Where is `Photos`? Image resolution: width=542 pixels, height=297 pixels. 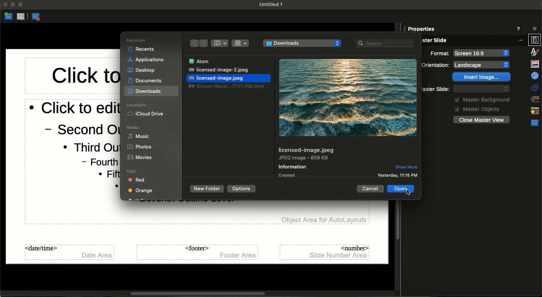
Photos is located at coordinates (138, 146).